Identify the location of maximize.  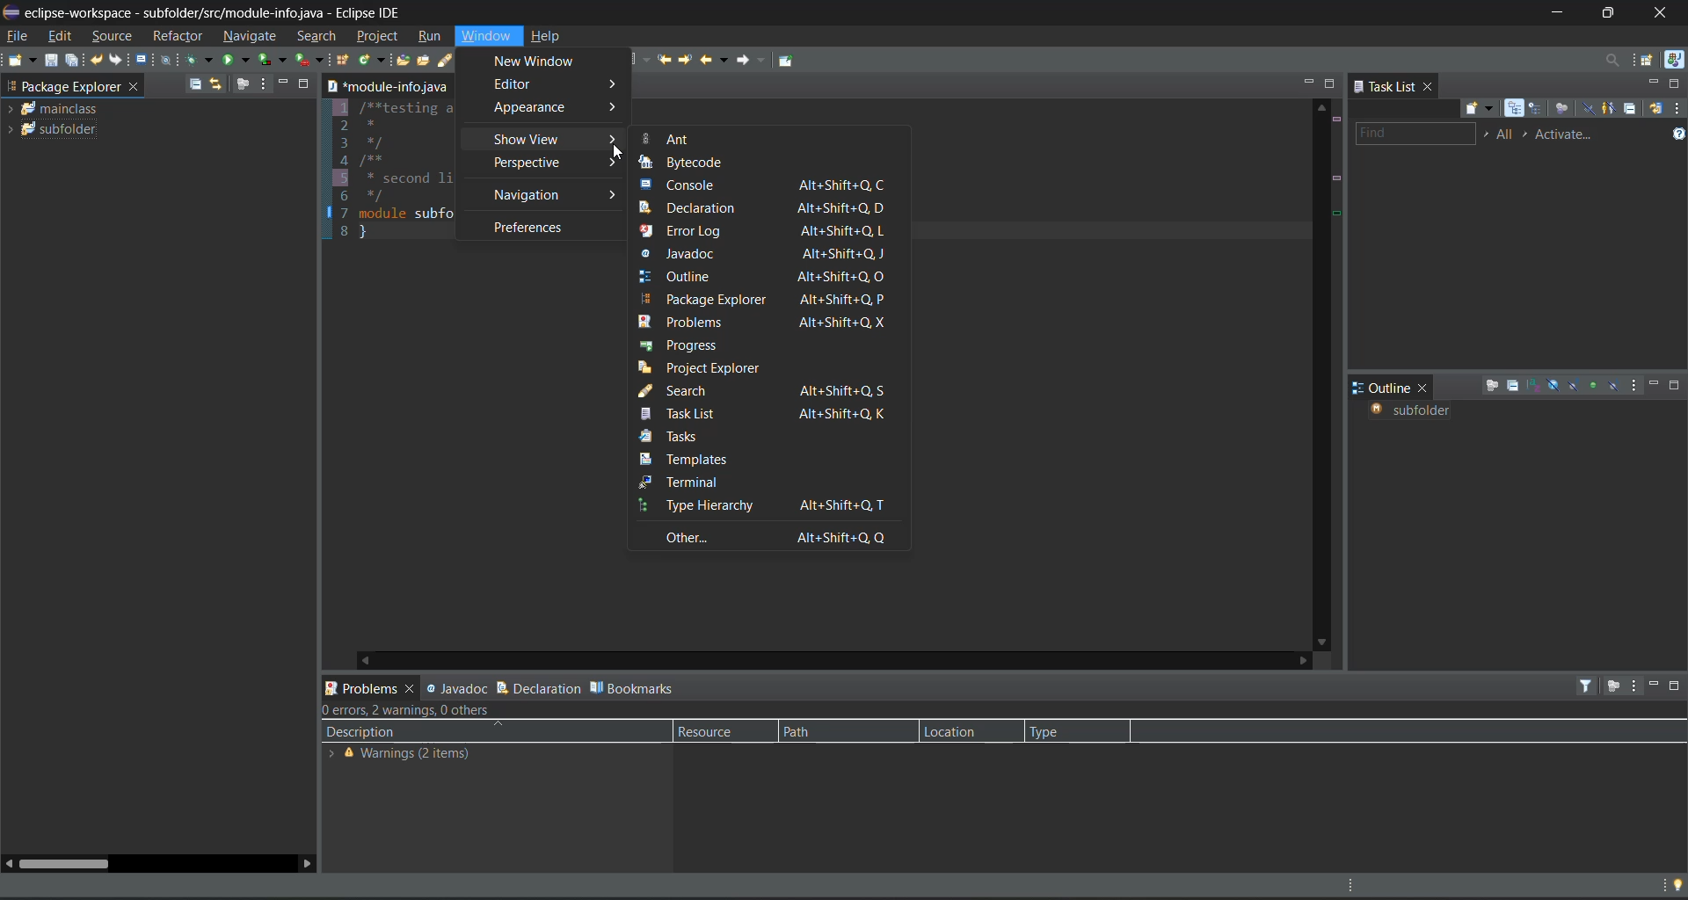
(1332, 83).